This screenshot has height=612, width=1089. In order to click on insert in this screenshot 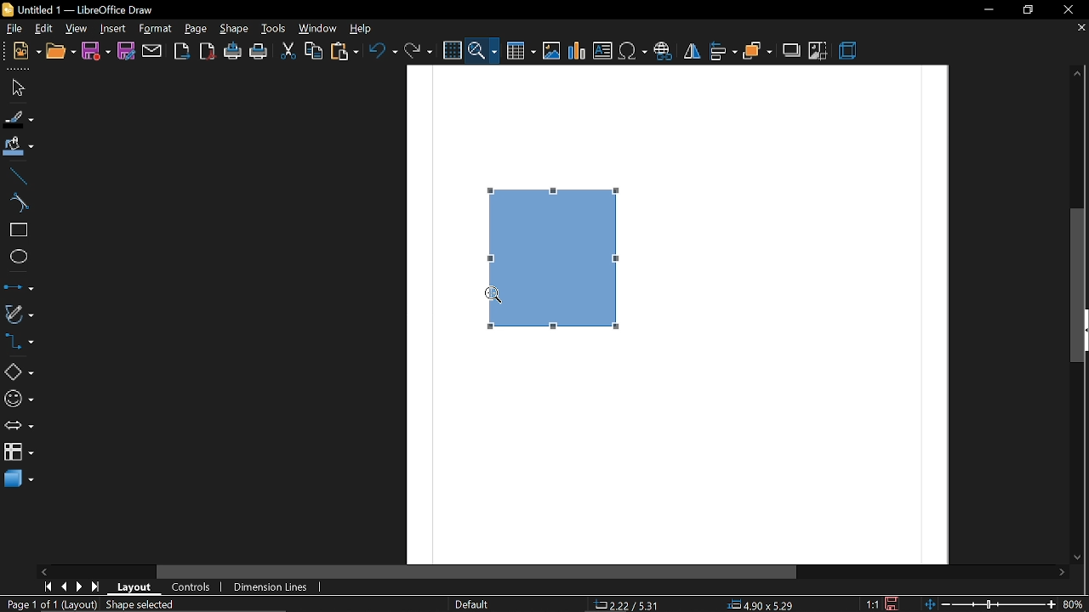, I will do `click(114, 28)`.